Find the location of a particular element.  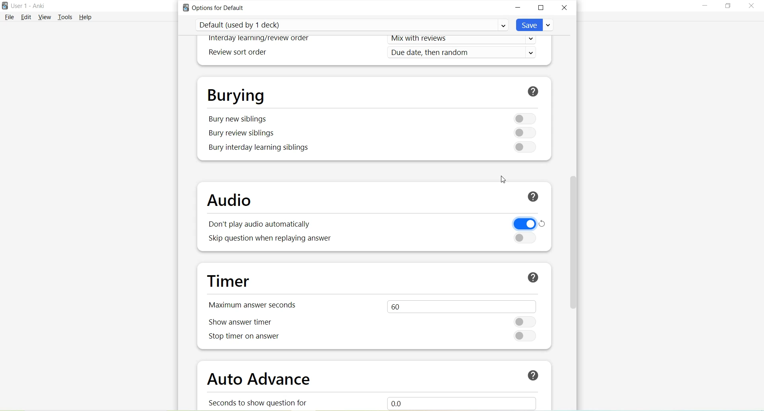

Mix with reviews is located at coordinates (465, 40).